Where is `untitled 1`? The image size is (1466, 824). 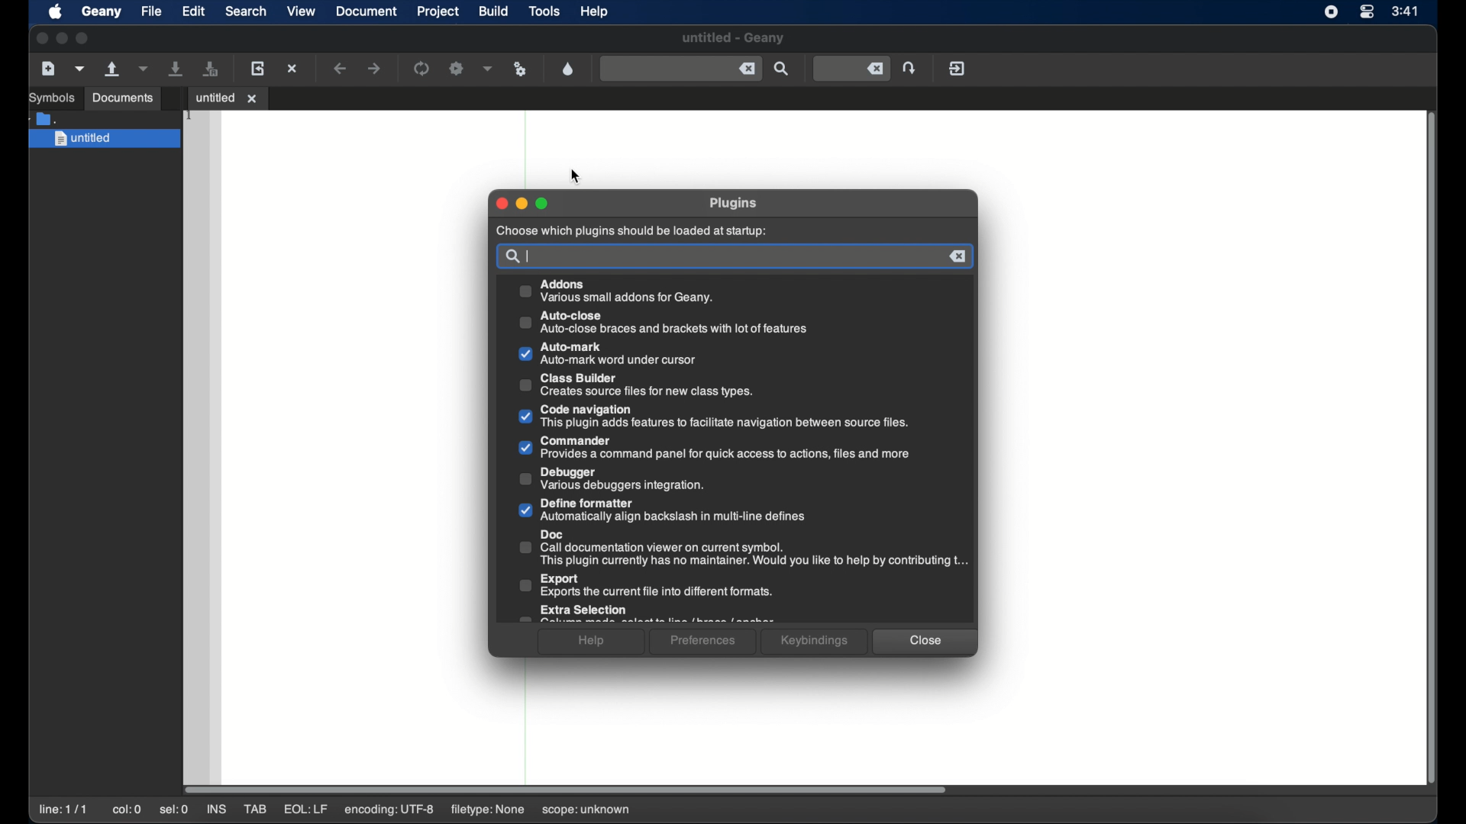 untitled 1 is located at coordinates (228, 96).